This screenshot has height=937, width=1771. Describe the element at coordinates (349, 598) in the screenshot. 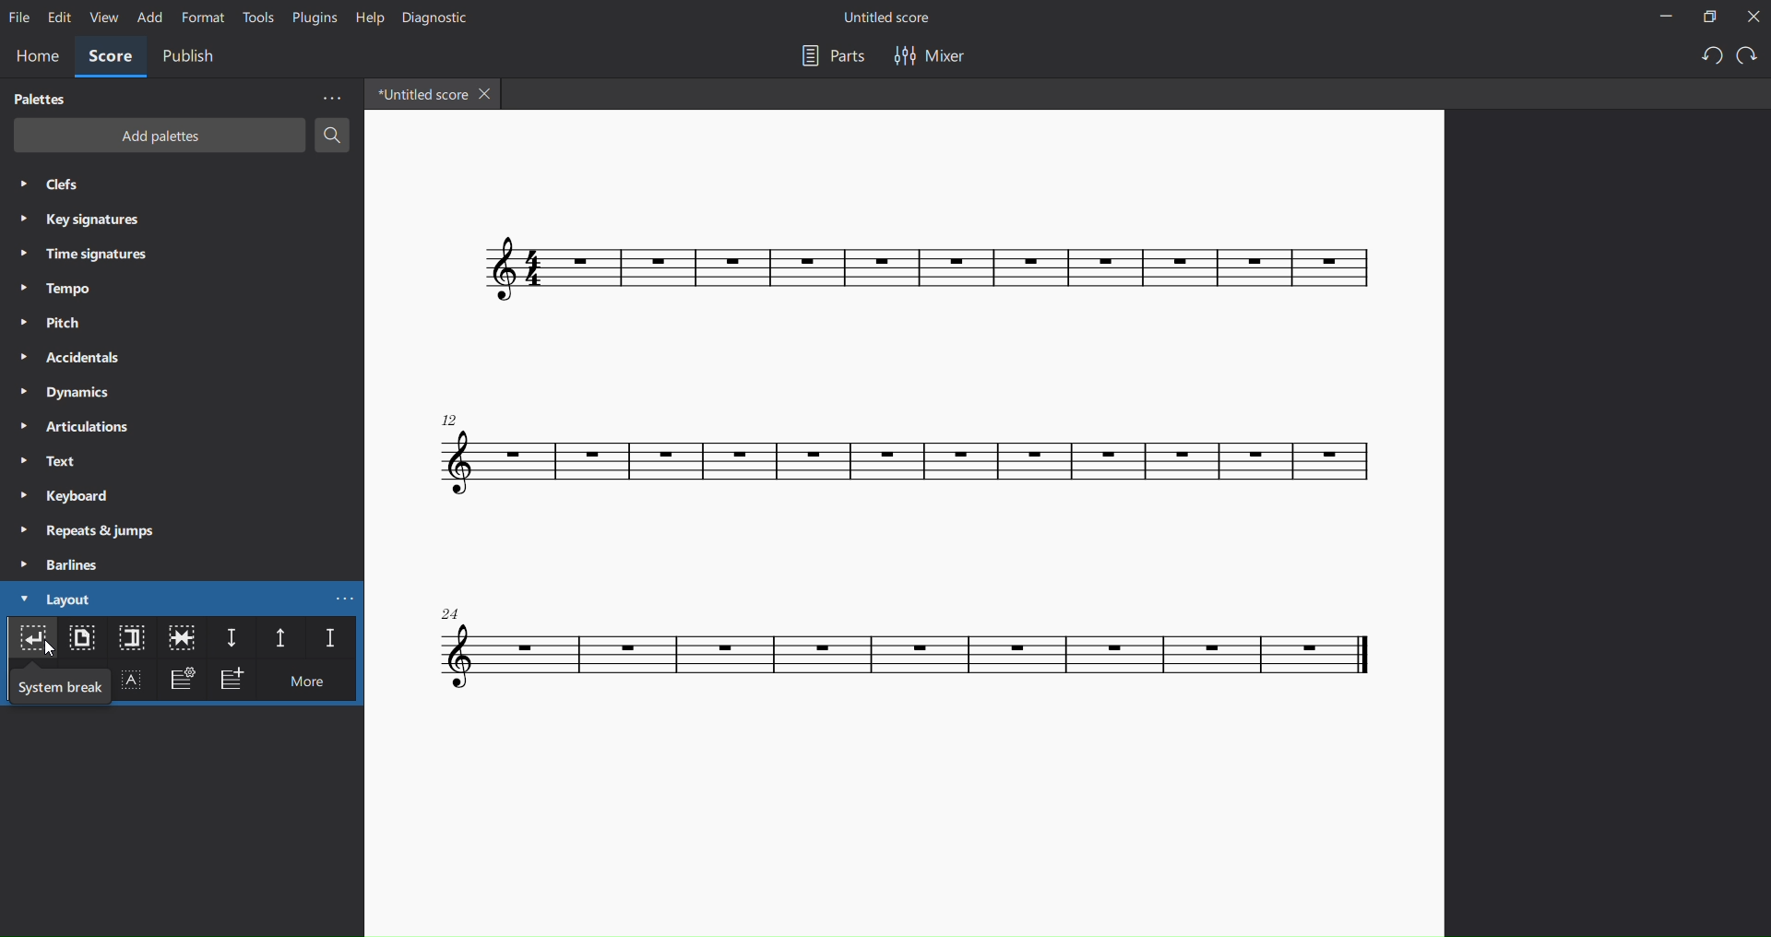

I see `more layout options` at that location.